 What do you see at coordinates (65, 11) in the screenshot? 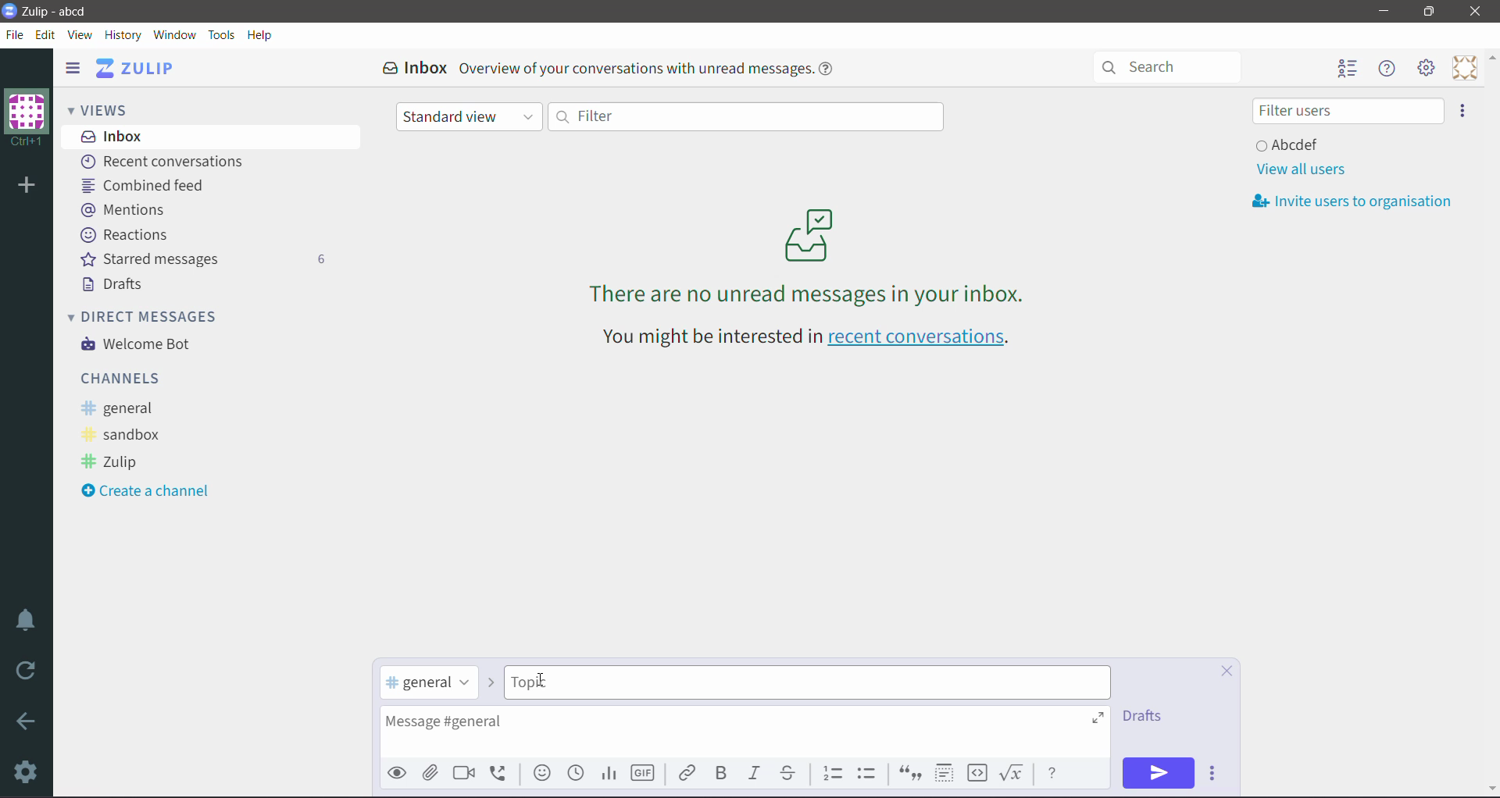
I see `Application Name - Organization Name` at bounding box center [65, 11].